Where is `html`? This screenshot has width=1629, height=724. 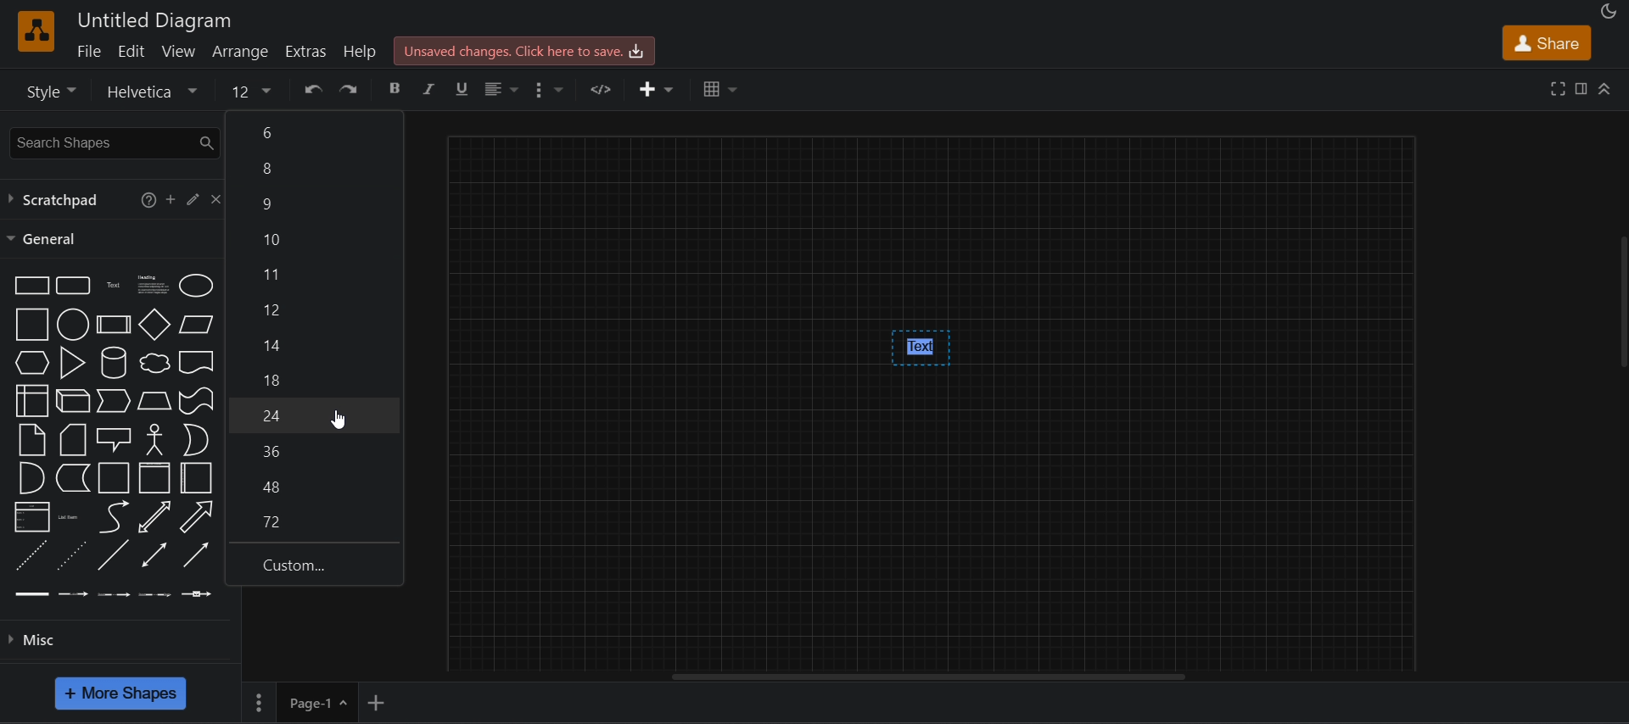
html is located at coordinates (604, 88).